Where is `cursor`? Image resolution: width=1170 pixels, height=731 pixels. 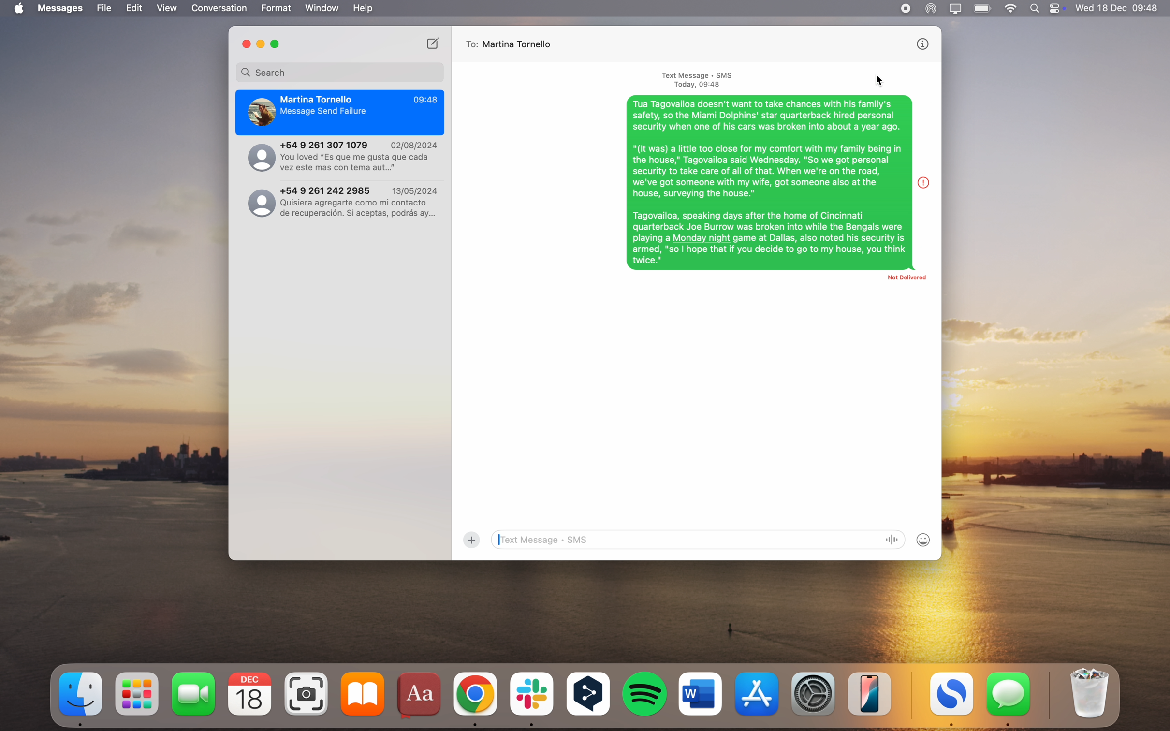
cursor is located at coordinates (879, 80).